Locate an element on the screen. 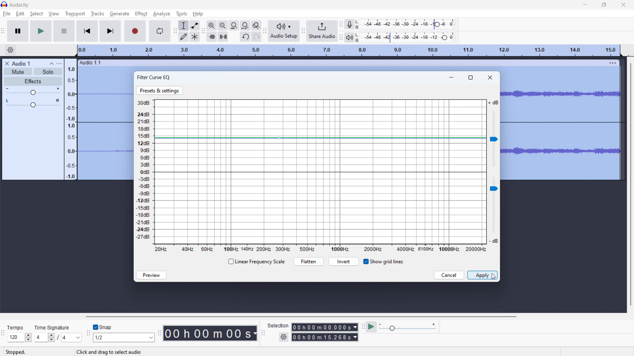 The height and width of the screenshot is (356, 634). pan: center is located at coordinates (33, 103).